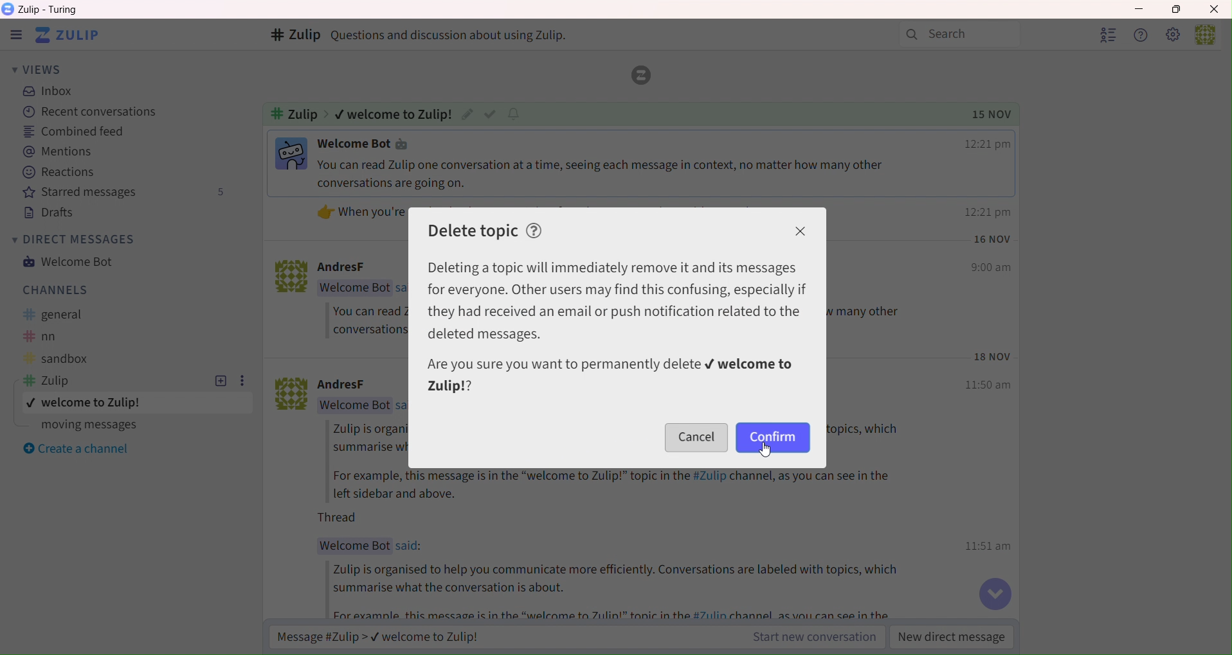 This screenshot has height=655, width=1232. I want to click on Add, so click(220, 381).